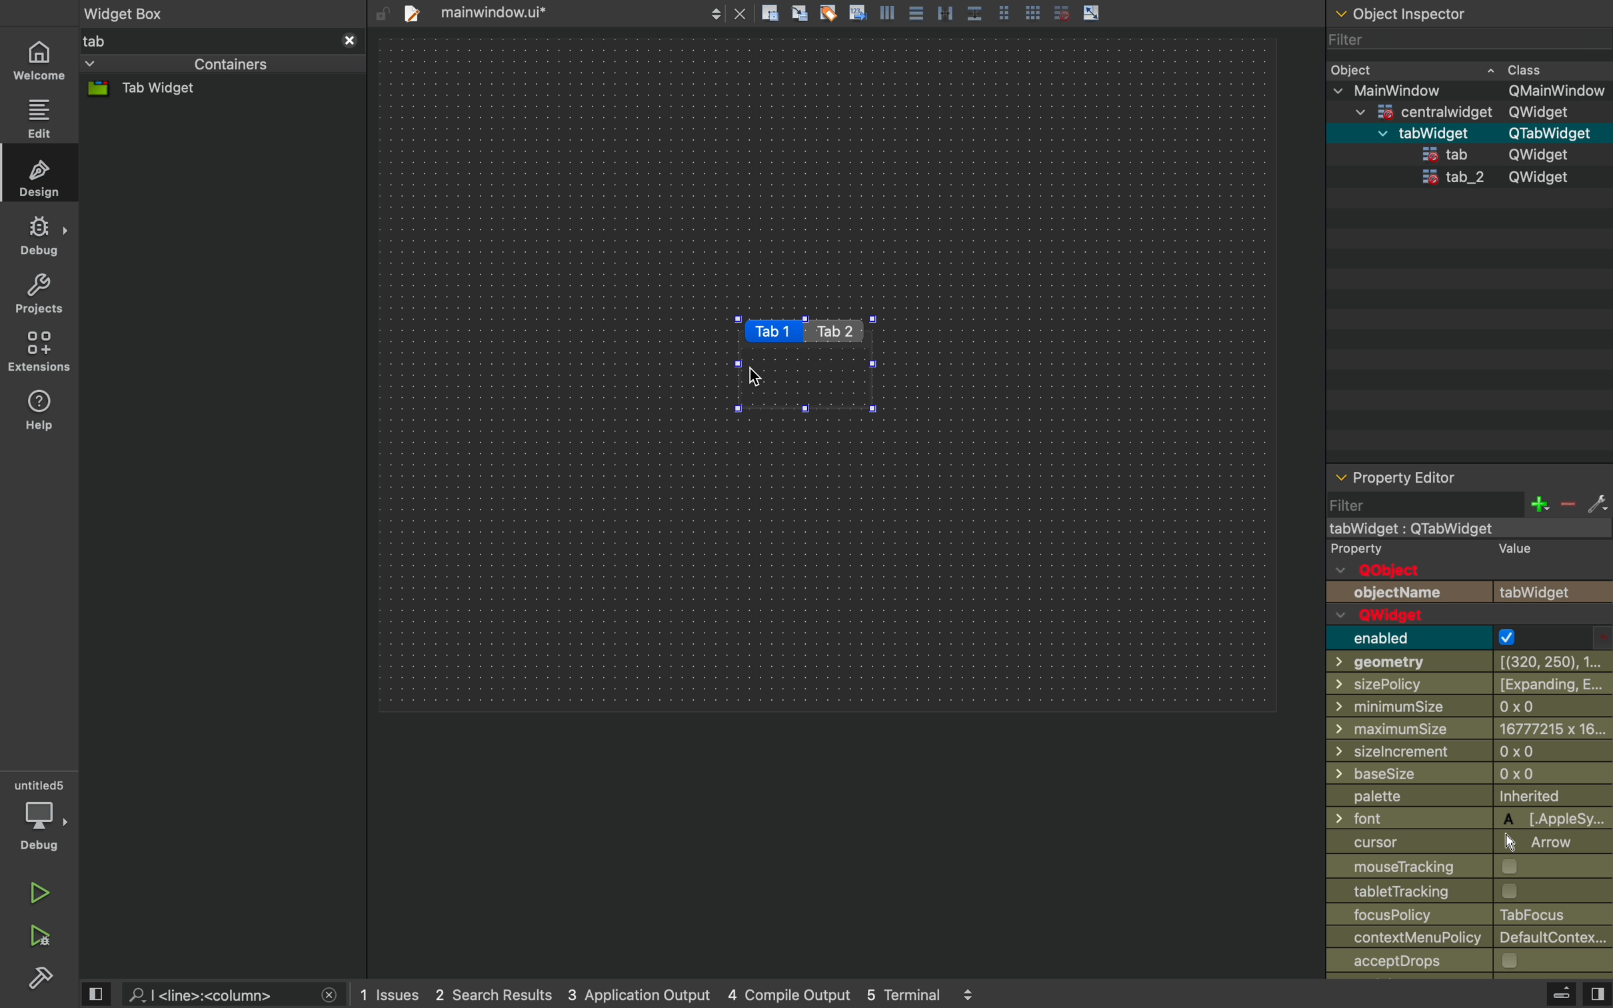 The height and width of the screenshot is (1008, 1613). I want to click on close, so click(741, 13).